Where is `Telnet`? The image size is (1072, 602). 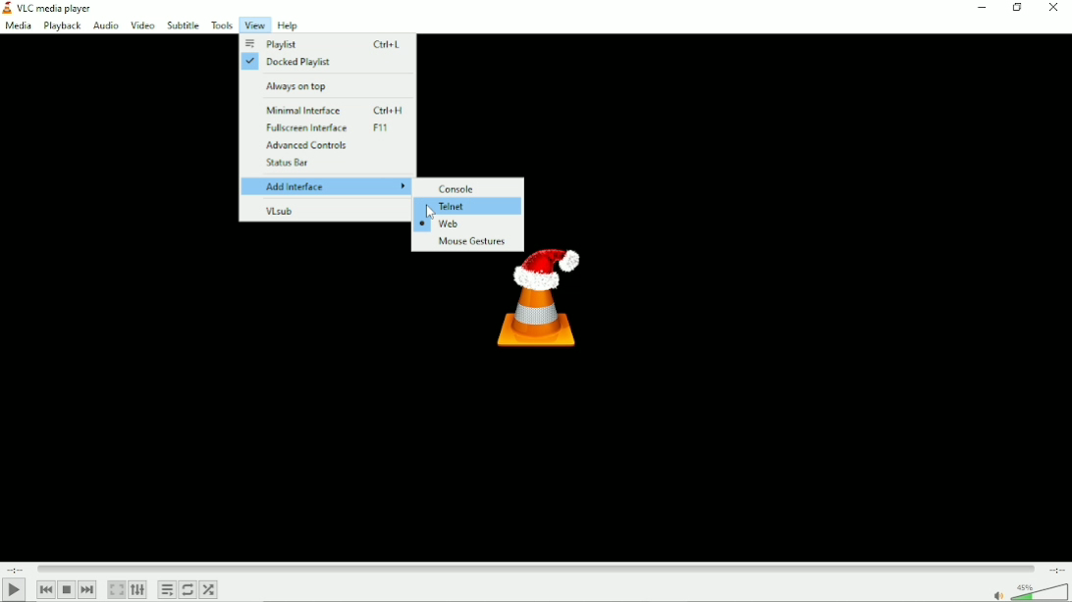 Telnet is located at coordinates (456, 207).